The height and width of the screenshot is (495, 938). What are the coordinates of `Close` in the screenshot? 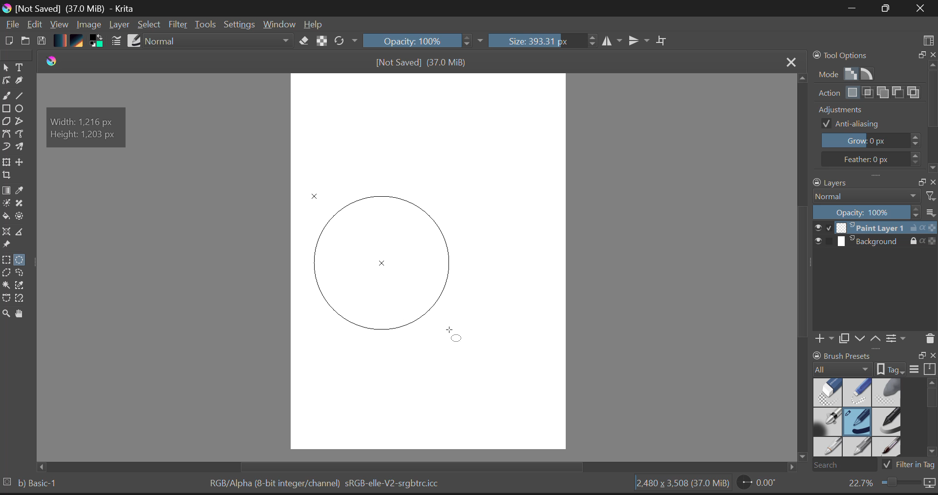 It's located at (789, 61).